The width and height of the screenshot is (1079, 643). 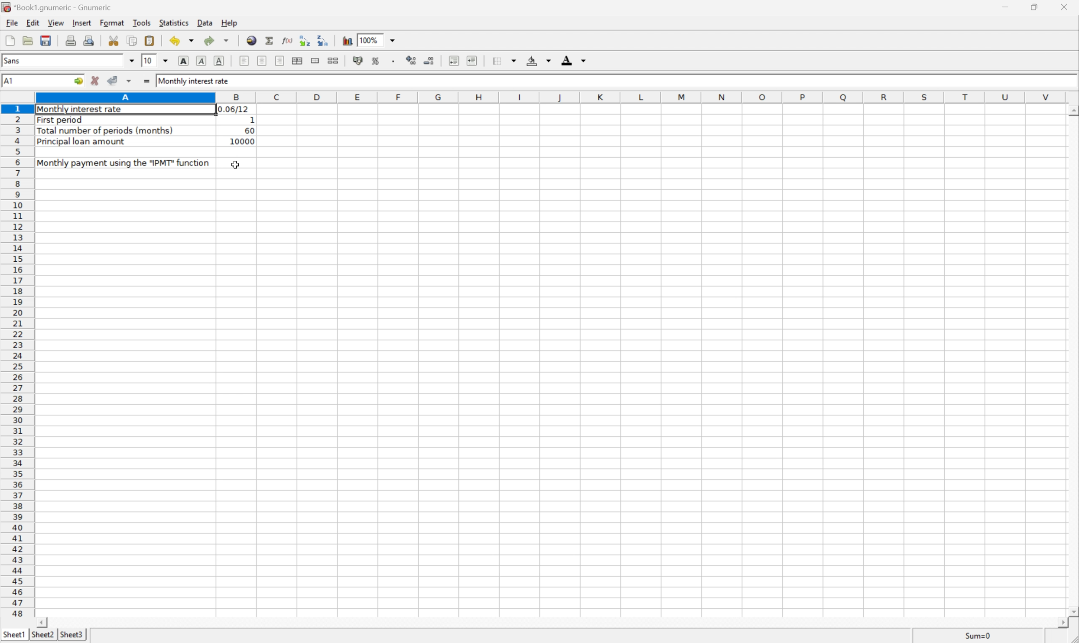 What do you see at coordinates (280, 61) in the screenshot?
I see `Align Right` at bounding box center [280, 61].